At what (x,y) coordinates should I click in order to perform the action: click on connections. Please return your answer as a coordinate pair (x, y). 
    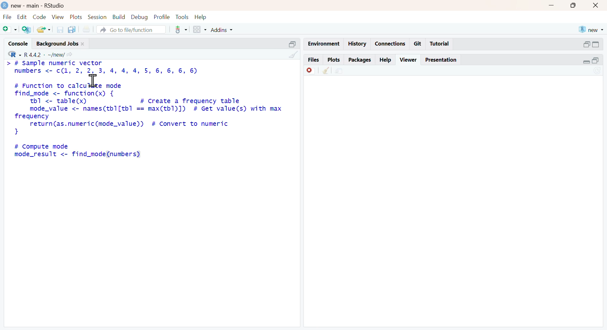
    Looking at the image, I should click on (391, 44).